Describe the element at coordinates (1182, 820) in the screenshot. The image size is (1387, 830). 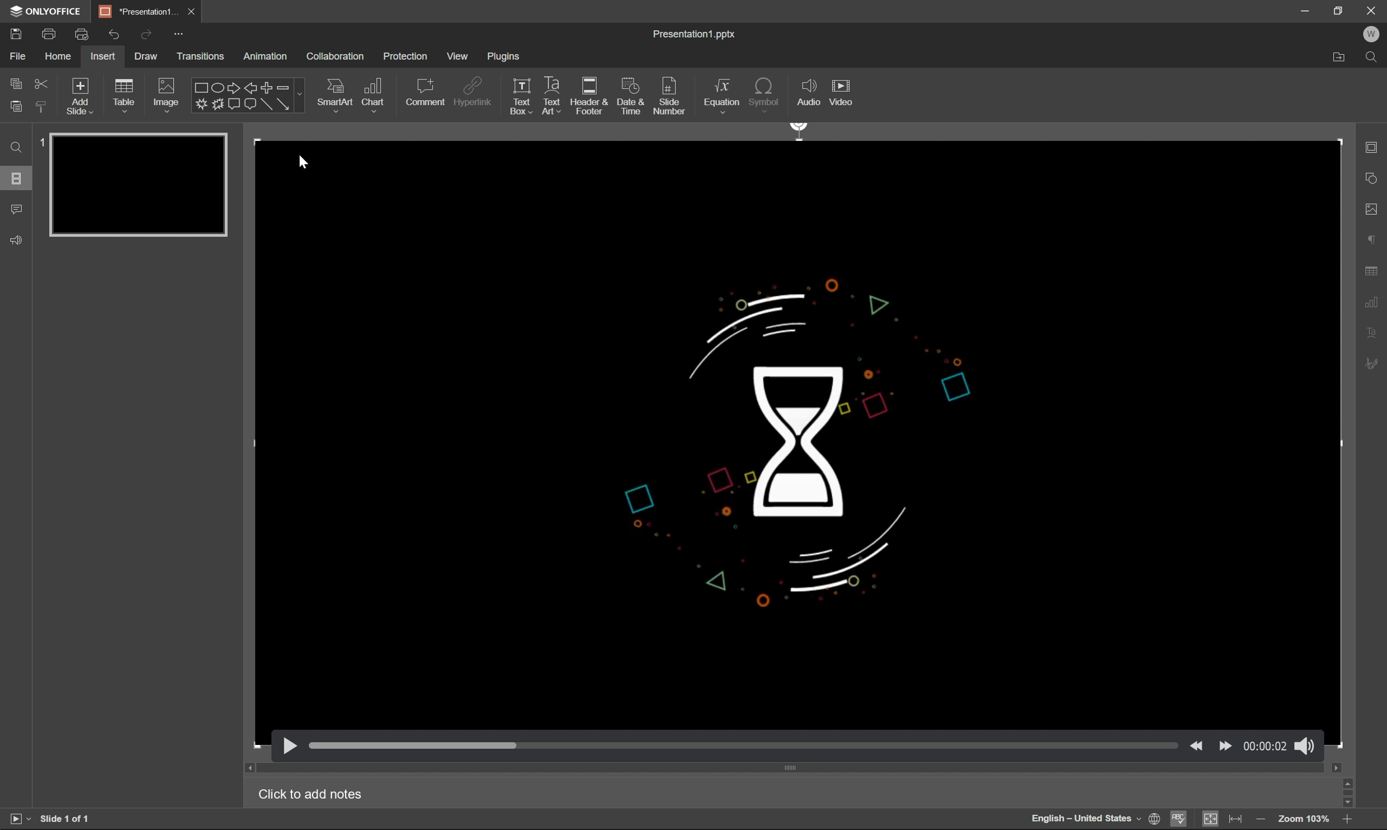
I see `spell checking` at that location.